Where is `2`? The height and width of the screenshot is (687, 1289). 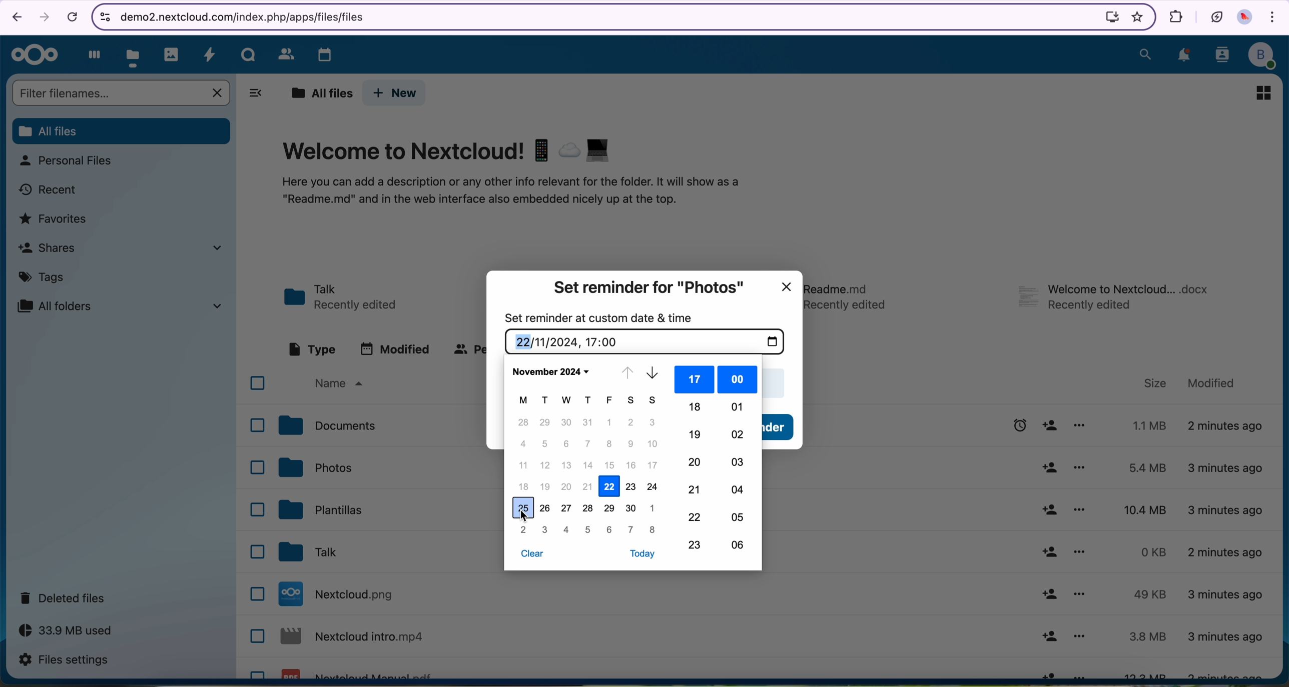 2 is located at coordinates (632, 422).